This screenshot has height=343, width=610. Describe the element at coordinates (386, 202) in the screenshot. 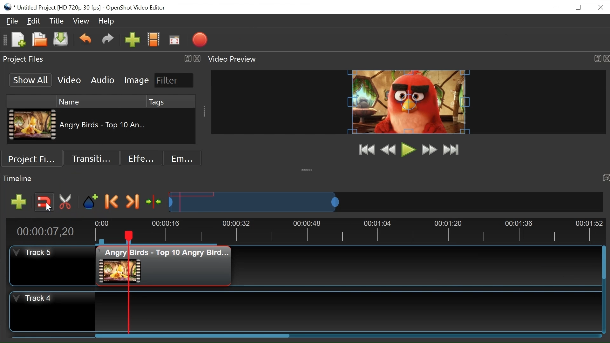

I see `Zoom slider` at that location.